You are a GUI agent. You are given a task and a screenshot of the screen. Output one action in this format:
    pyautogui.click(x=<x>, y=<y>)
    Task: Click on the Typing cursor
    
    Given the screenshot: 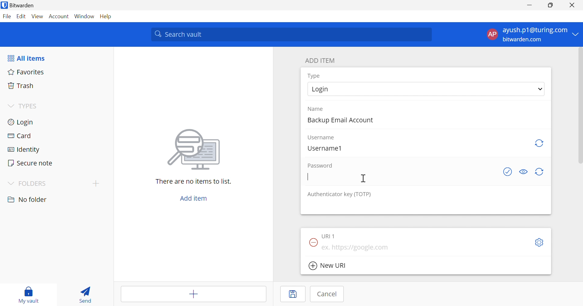 What is the action you would take?
    pyautogui.click(x=308, y=177)
    